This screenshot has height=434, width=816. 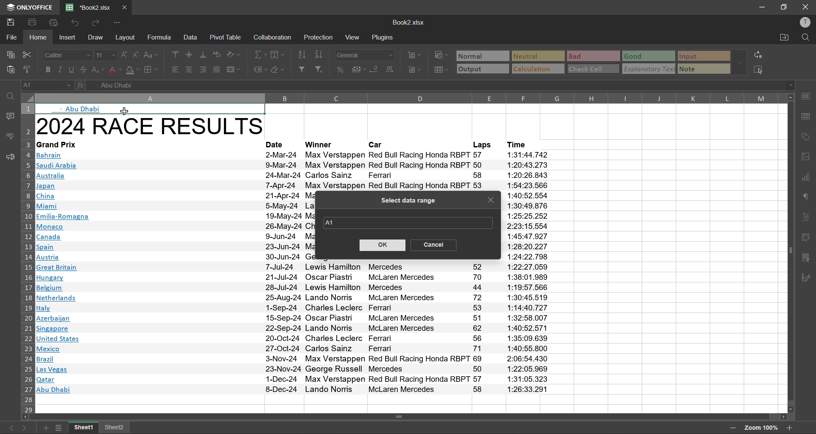 What do you see at coordinates (806, 37) in the screenshot?
I see `find` at bounding box center [806, 37].